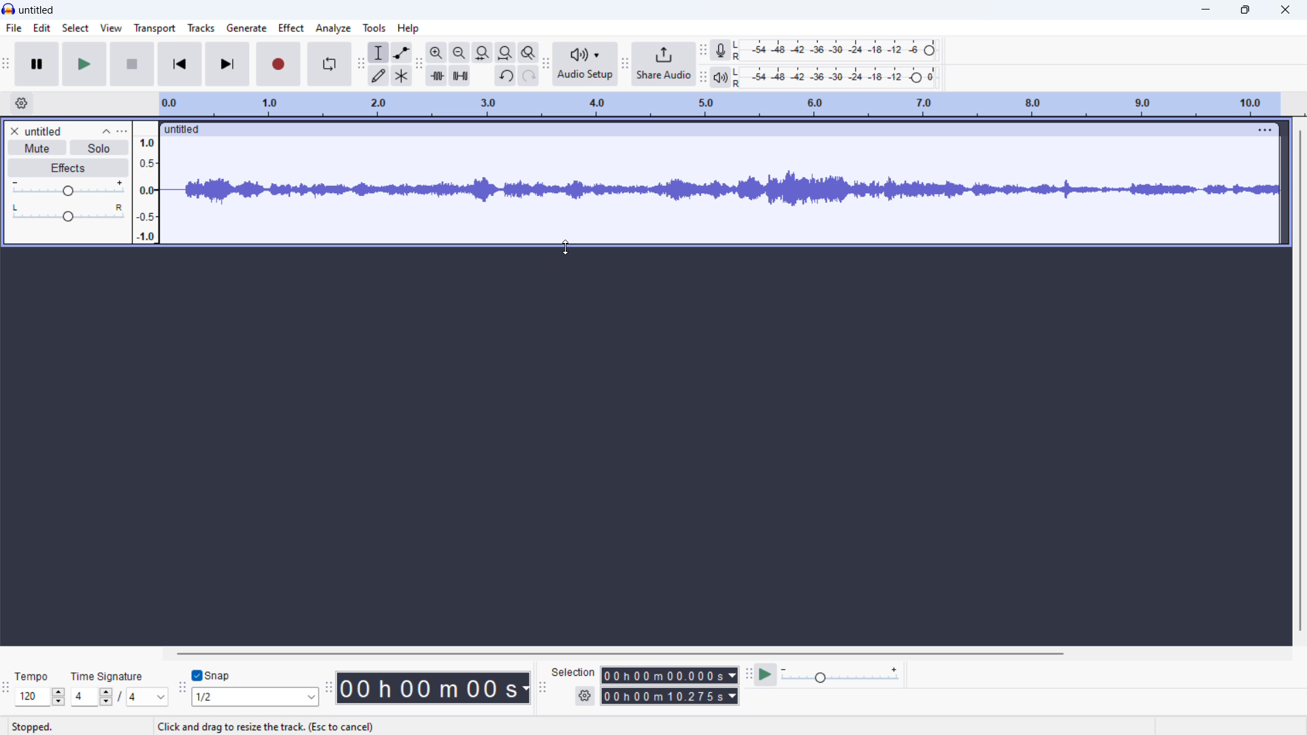 This screenshot has height=735, width=1307. I want to click on set snapping, so click(256, 698).